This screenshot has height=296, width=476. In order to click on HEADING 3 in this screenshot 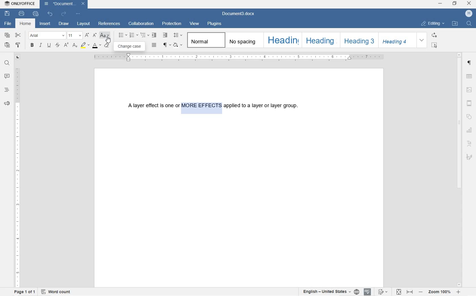, I will do `click(358, 40)`.